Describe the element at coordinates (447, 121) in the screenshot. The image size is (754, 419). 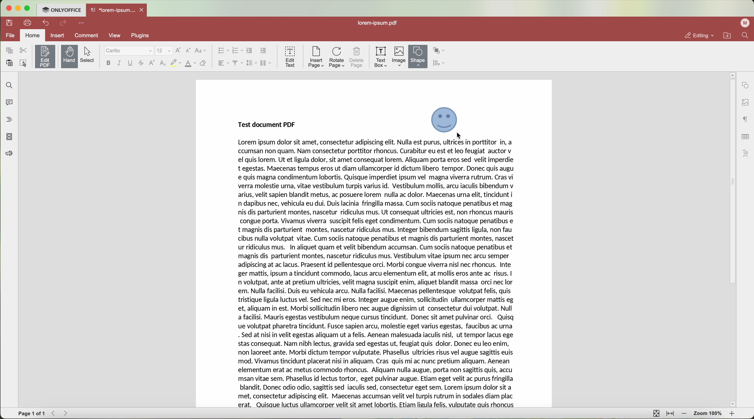
I see `drag image` at that location.